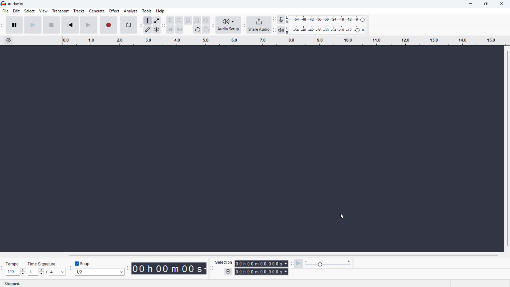  Describe the element at coordinates (148, 20) in the screenshot. I see `selection tool` at that location.